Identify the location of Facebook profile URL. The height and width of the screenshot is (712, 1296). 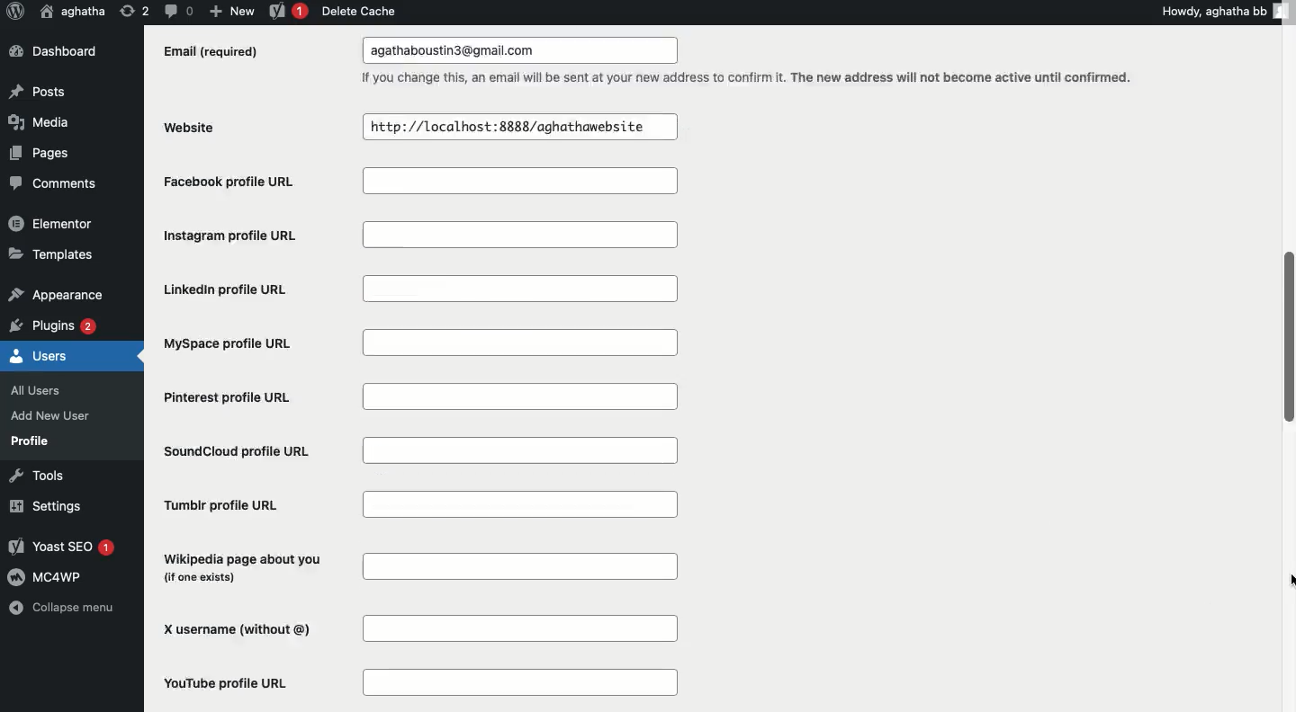
(424, 182).